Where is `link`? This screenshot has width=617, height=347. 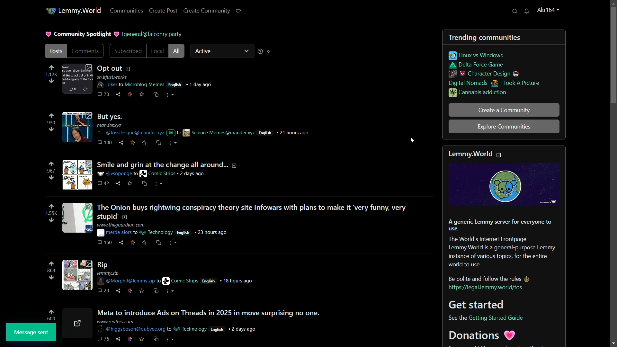
link is located at coordinates (130, 183).